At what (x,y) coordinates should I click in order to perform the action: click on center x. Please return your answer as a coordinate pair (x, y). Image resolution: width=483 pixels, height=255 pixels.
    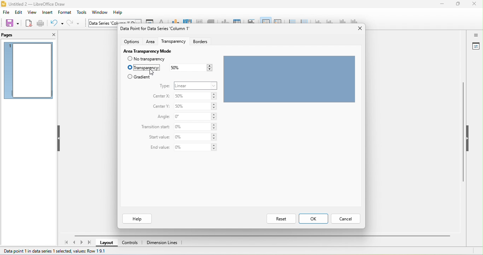
    Looking at the image, I should click on (161, 96).